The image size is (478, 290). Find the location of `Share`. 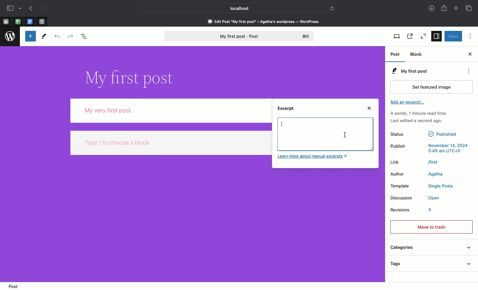

Share is located at coordinates (445, 9).